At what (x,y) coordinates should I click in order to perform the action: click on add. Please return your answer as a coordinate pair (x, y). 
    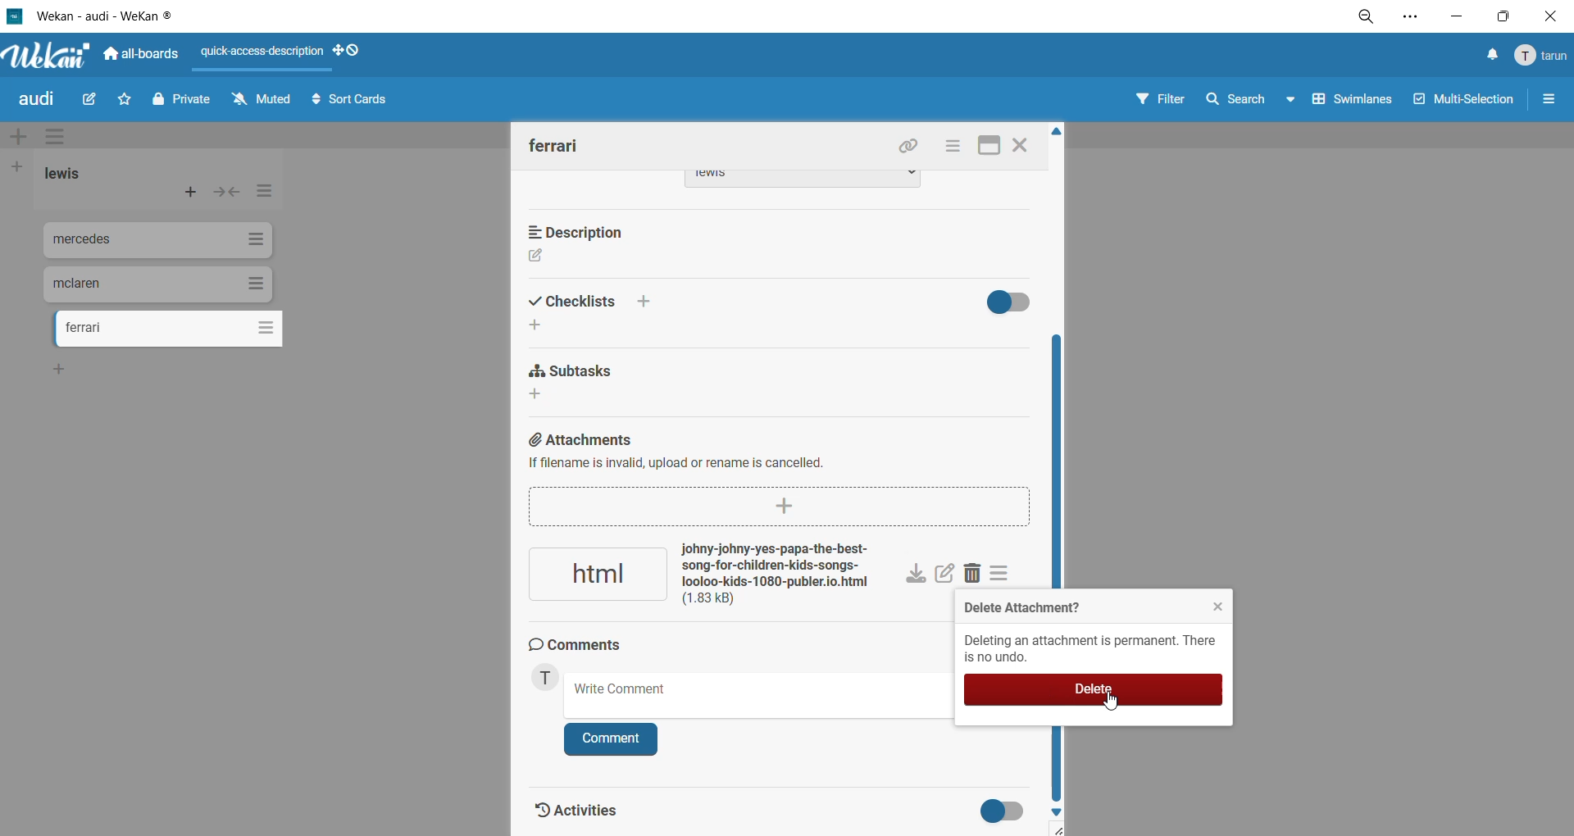
    Looking at the image, I should click on (68, 369).